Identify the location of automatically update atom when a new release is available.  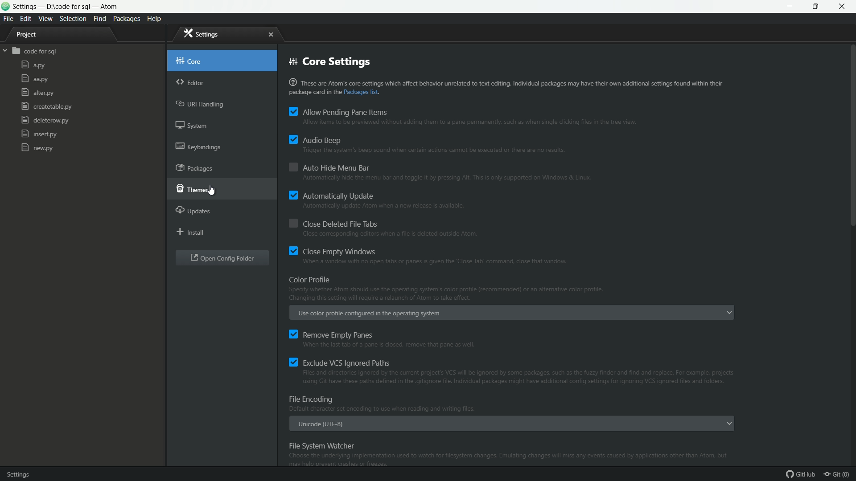
(384, 207).